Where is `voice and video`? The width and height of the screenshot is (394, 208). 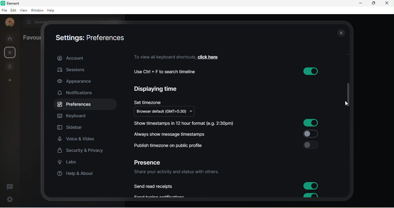 voice and video is located at coordinates (78, 139).